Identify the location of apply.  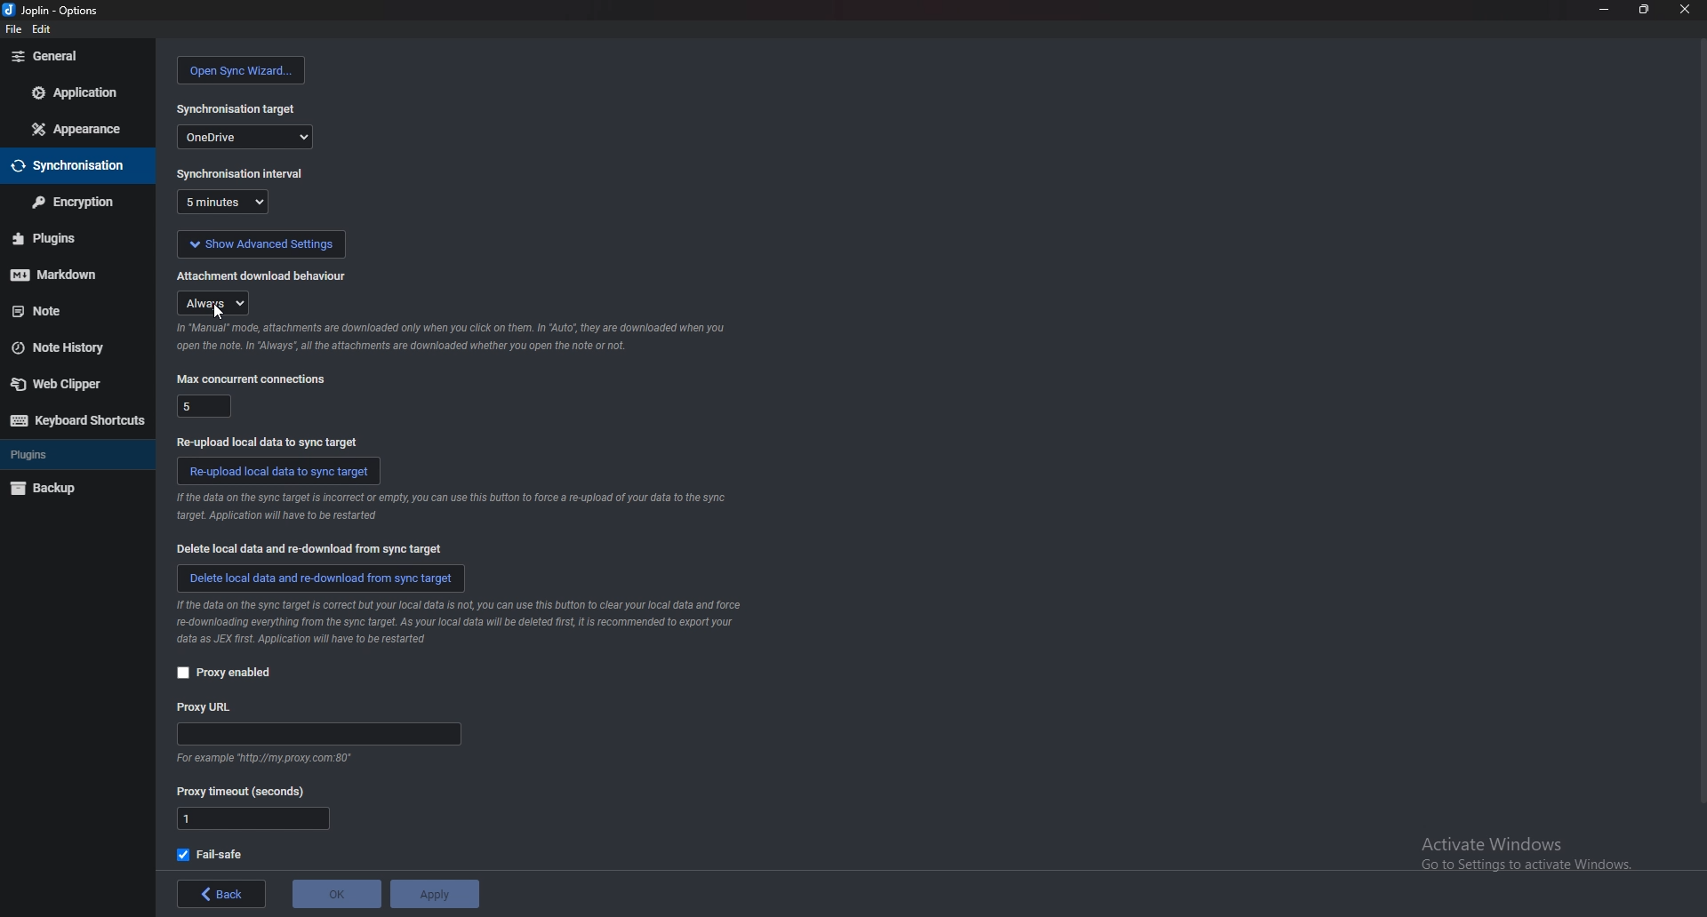
(434, 894).